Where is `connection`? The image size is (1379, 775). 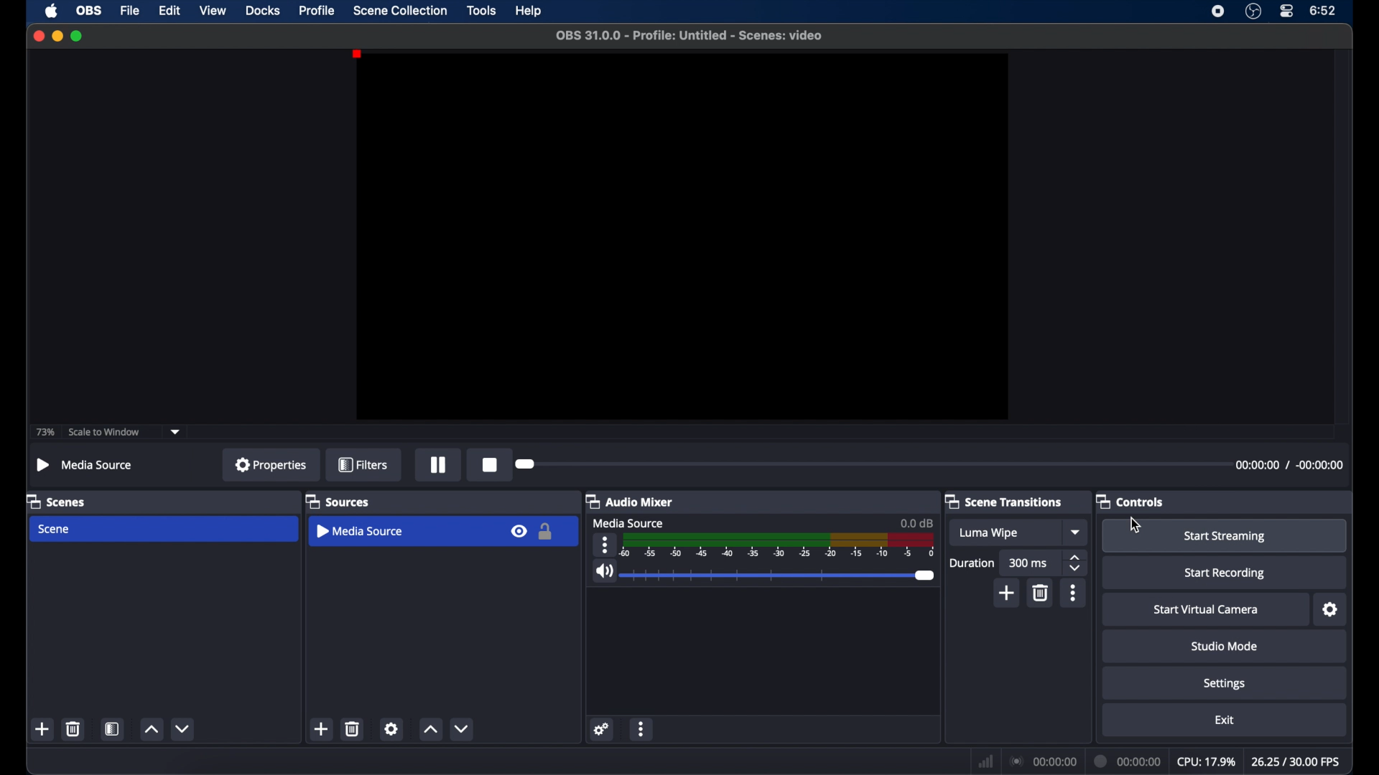
connection is located at coordinates (1044, 761).